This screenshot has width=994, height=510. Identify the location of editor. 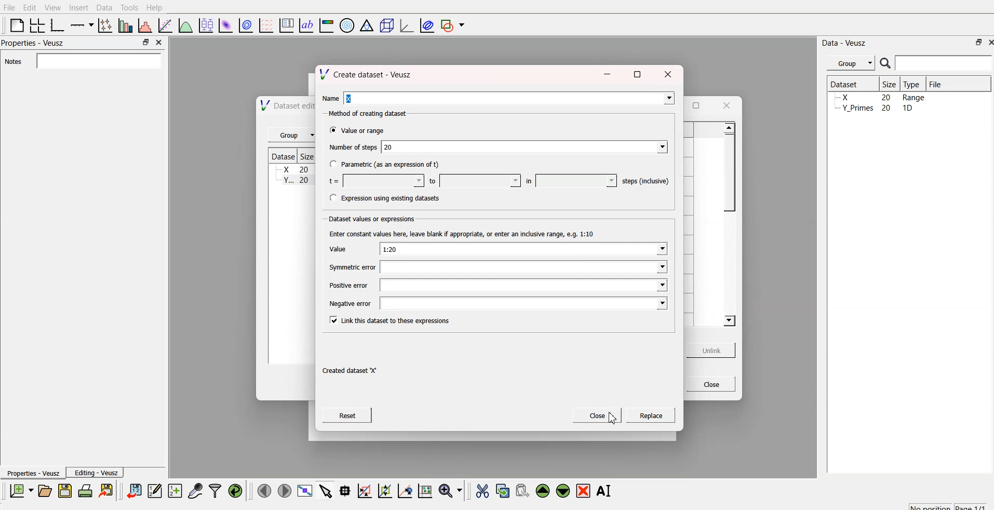
(155, 490).